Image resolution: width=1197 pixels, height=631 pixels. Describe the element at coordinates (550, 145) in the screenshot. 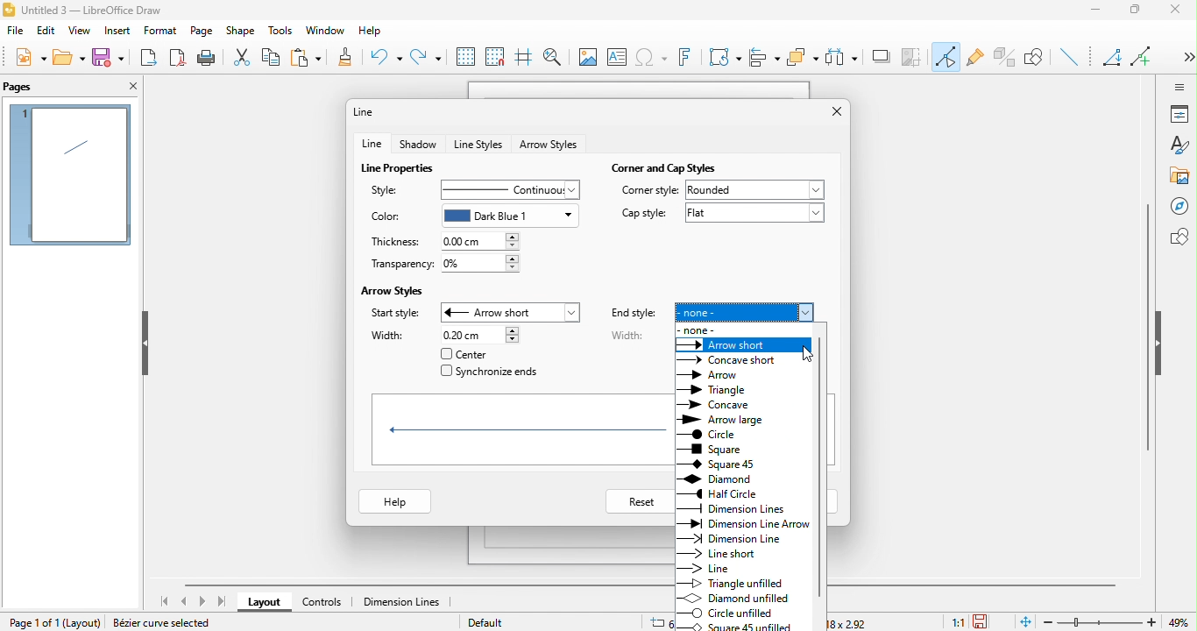

I see `arrow style` at that location.